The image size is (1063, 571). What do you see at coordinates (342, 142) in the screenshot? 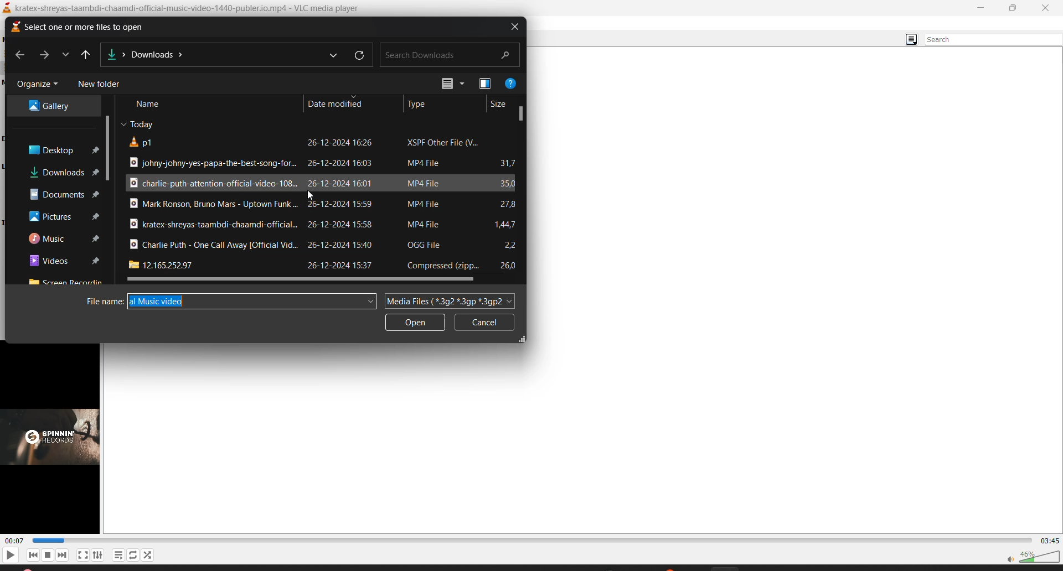
I see `date modified` at bounding box center [342, 142].